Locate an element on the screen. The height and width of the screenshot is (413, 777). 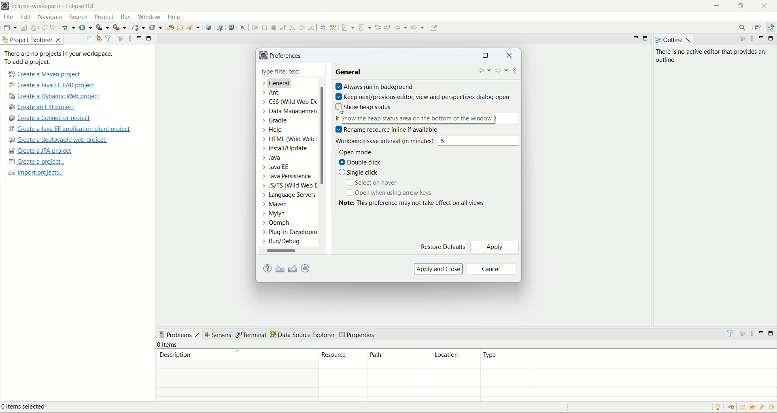
There are no projects in your workspace. To add a project: is located at coordinates (59, 58).